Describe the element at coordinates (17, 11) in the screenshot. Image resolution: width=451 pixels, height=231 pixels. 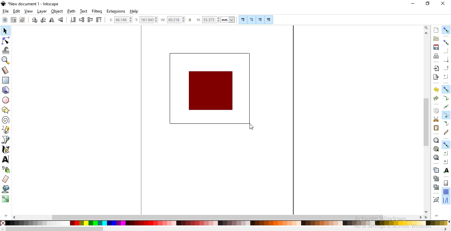
I see `edit` at that location.